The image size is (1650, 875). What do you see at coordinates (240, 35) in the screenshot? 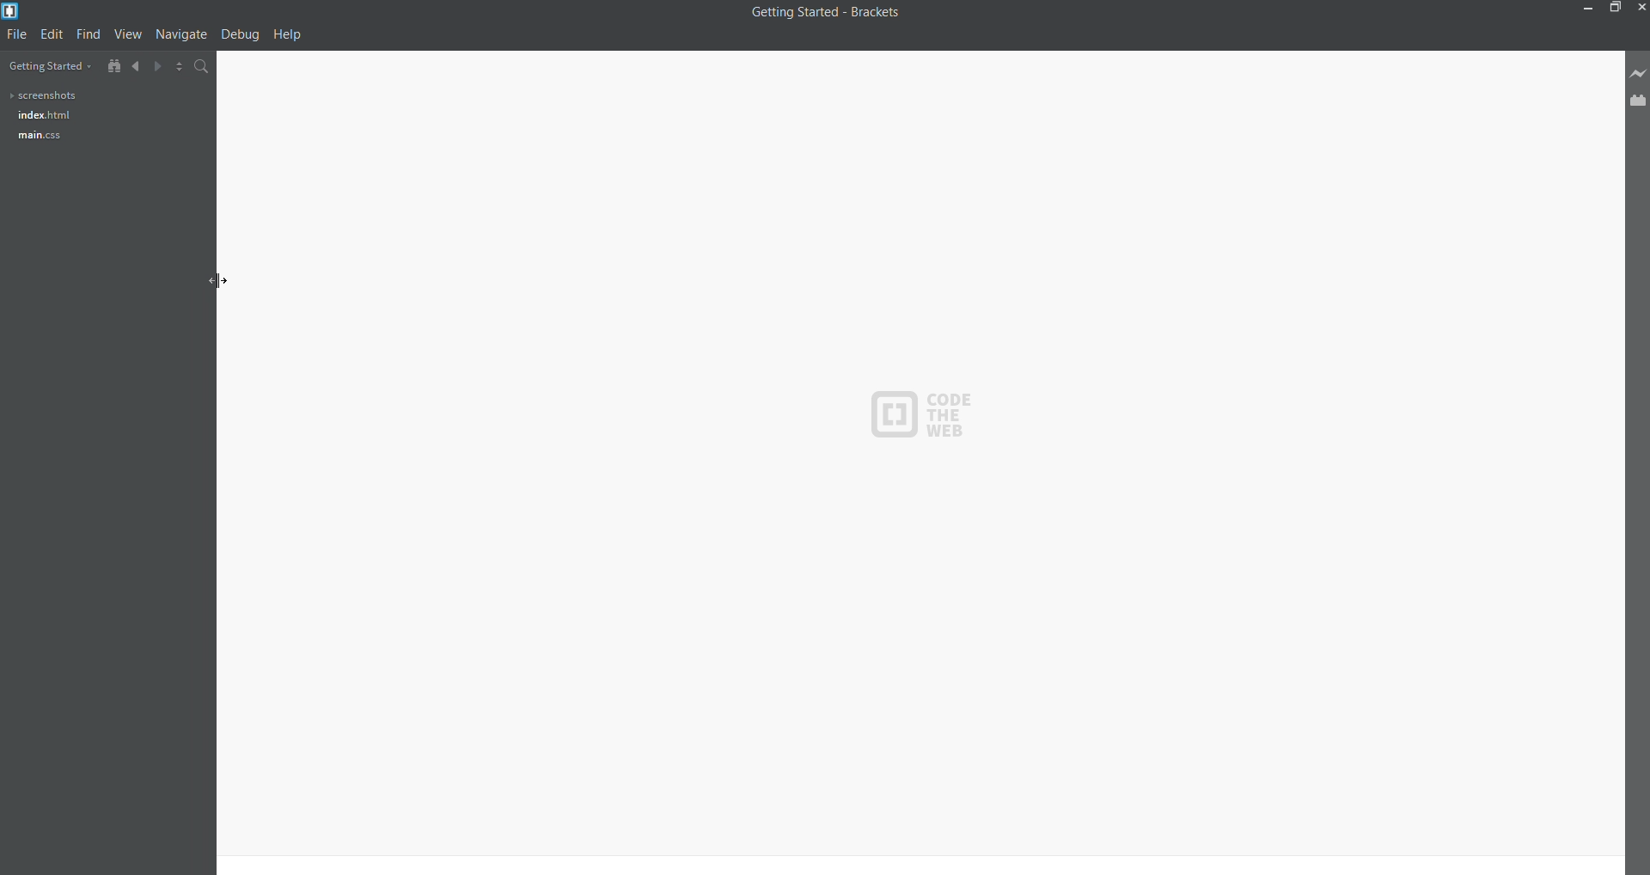
I see `debug` at bounding box center [240, 35].